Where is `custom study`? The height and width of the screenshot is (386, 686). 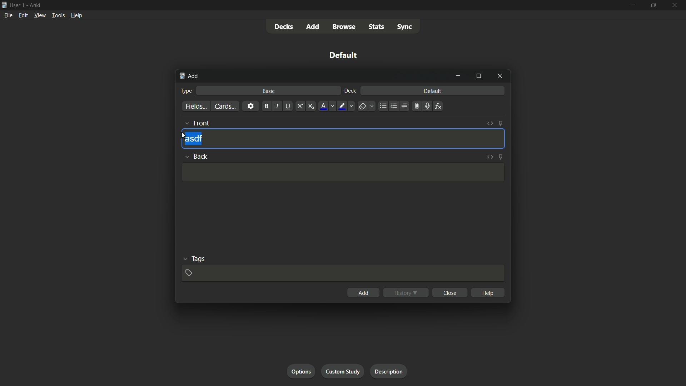
custom study is located at coordinates (342, 371).